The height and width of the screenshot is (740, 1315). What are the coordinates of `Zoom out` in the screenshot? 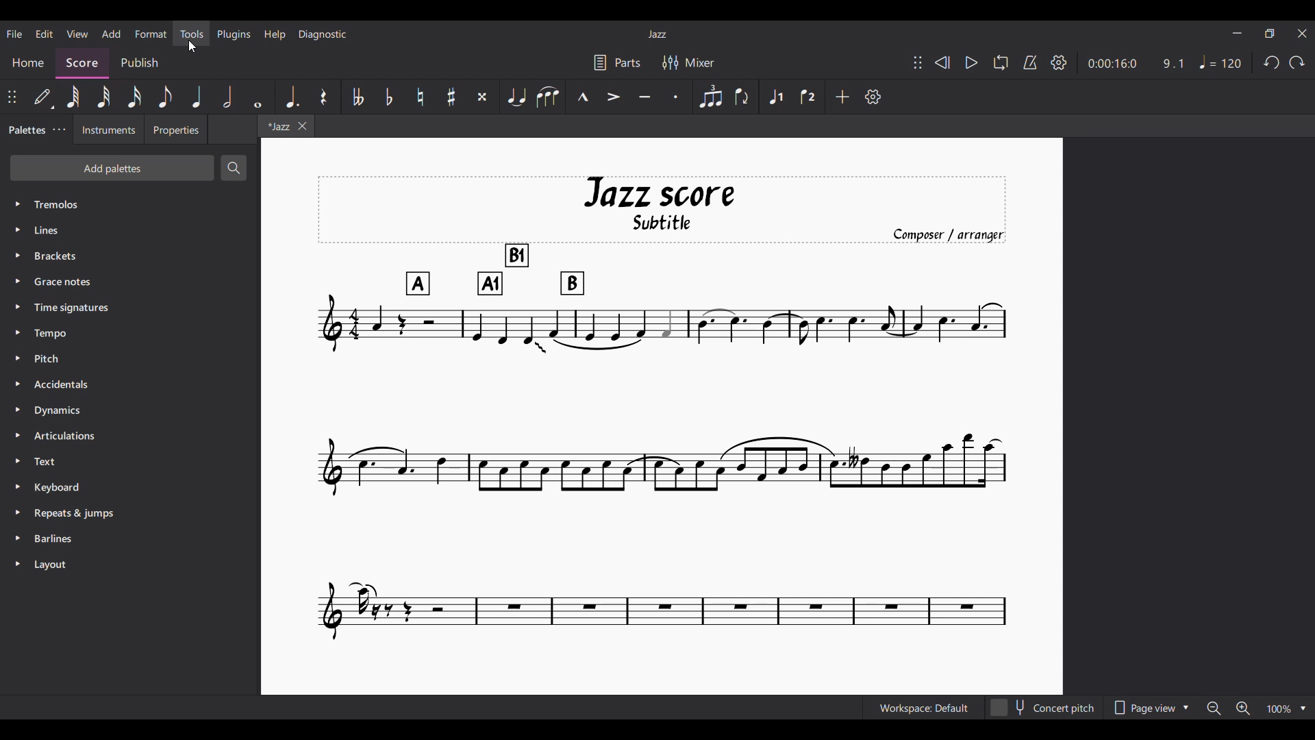 It's located at (1214, 708).